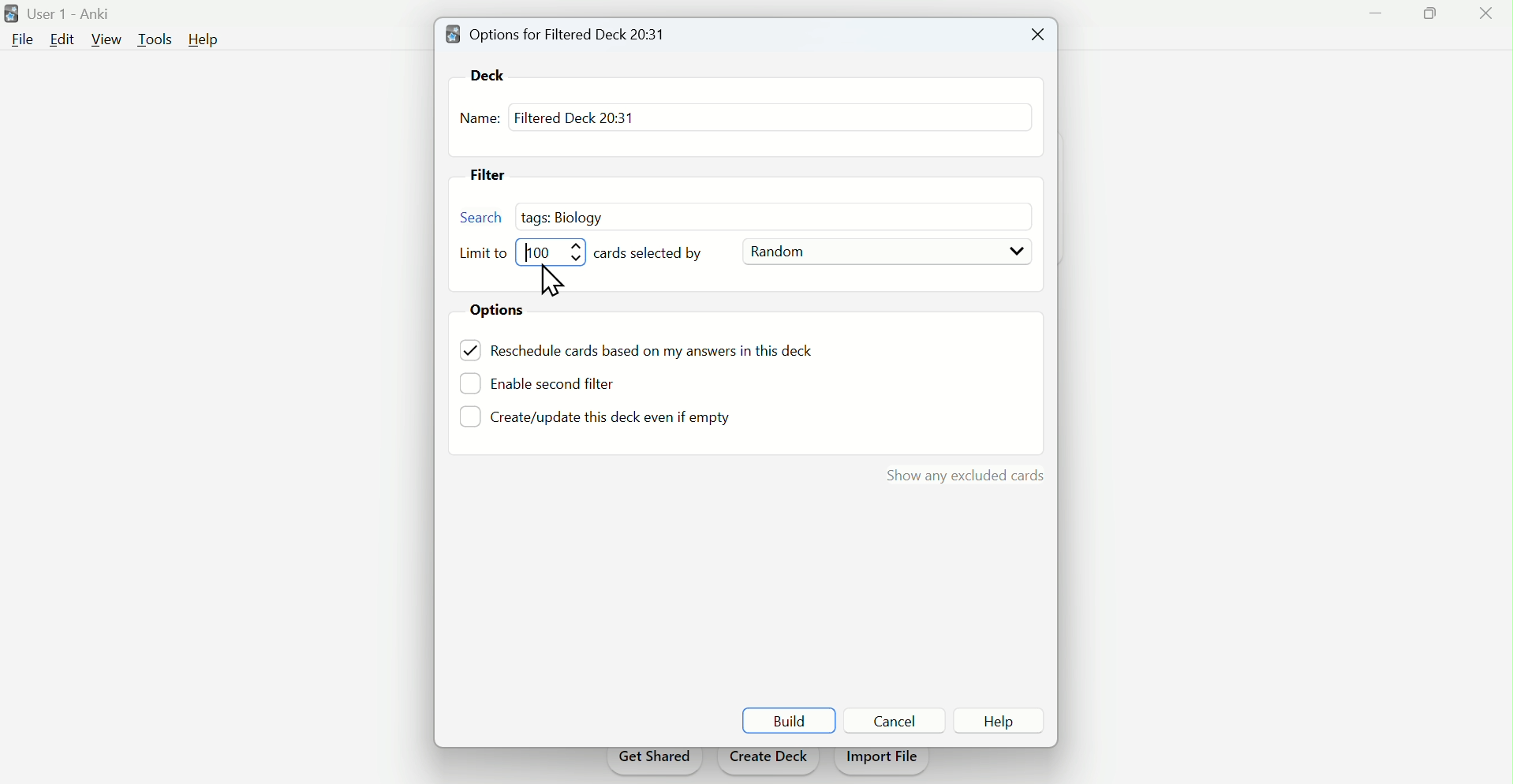  I want to click on reschedule cards based on my answers in this tech, so click(663, 353).